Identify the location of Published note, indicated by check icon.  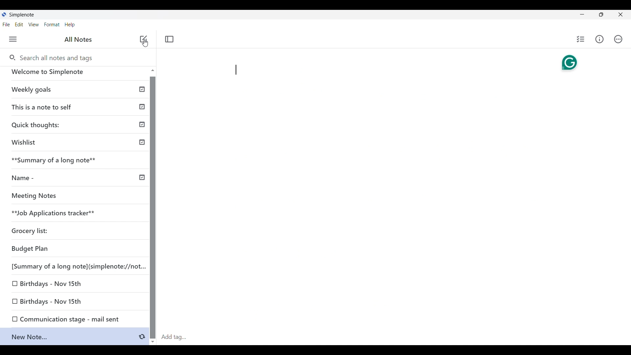
(77, 180).